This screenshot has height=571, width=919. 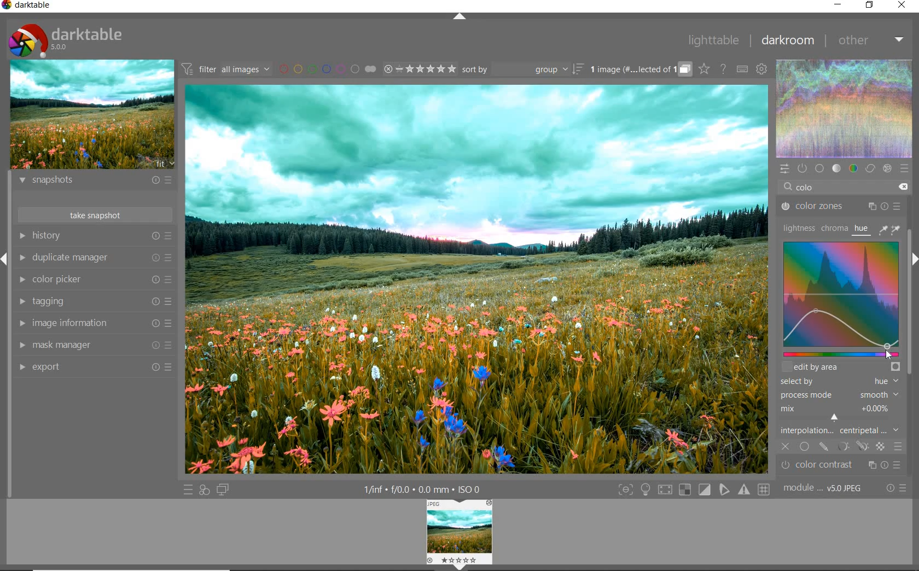 What do you see at coordinates (93, 182) in the screenshot?
I see `snapshots` at bounding box center [93, 182].